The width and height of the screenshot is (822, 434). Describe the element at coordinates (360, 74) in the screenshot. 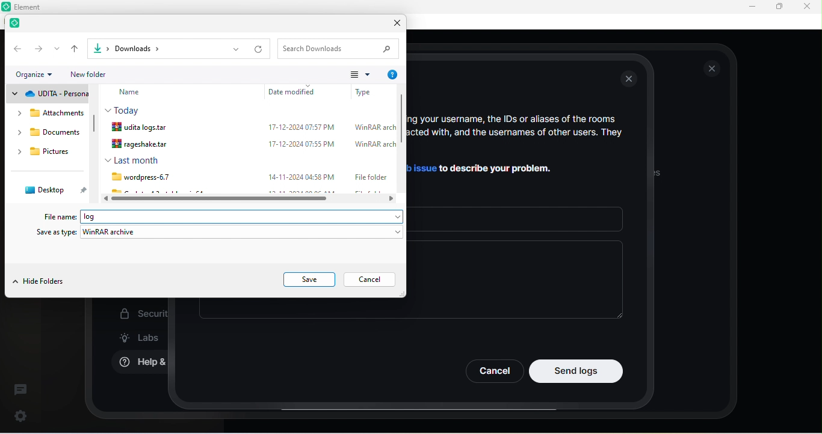

I see `change view` at that location.